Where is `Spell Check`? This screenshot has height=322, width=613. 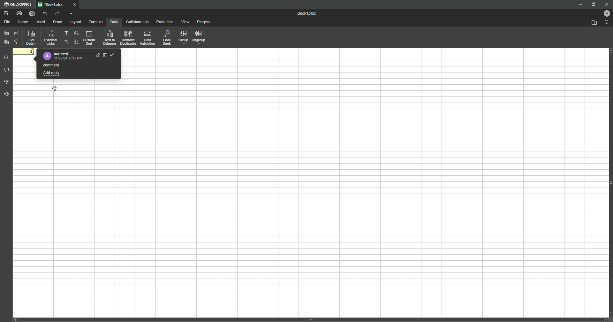
Spell Check is located at coordinates (7, 82).